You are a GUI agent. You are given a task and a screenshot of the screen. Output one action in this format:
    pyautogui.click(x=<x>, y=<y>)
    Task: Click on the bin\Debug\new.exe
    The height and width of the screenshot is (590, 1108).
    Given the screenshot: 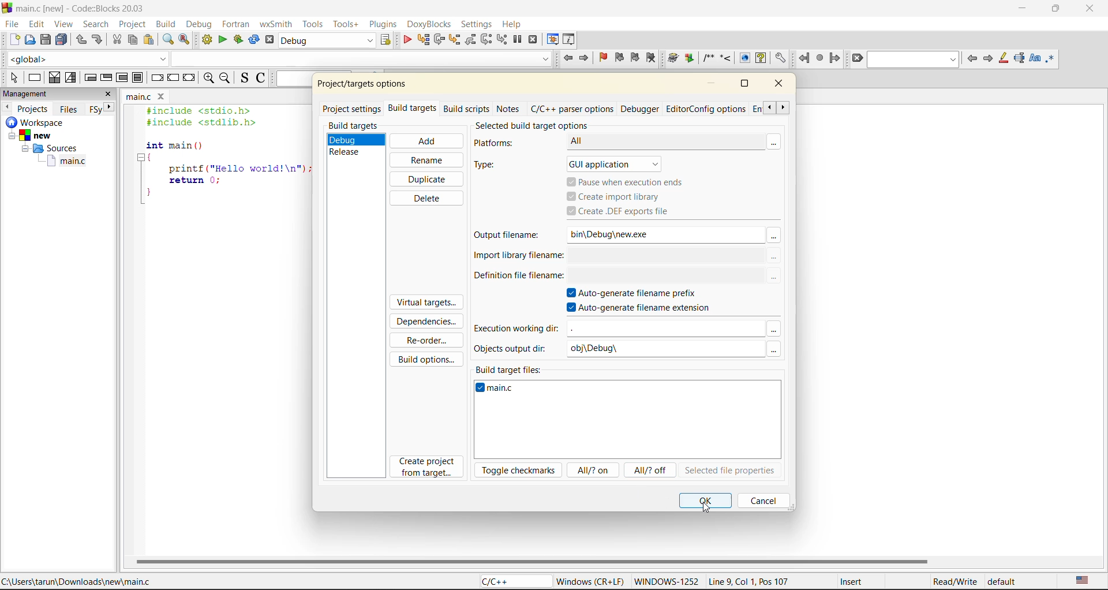 What is the action you would take?
    pyautogui.click(x=661, y=235)
    